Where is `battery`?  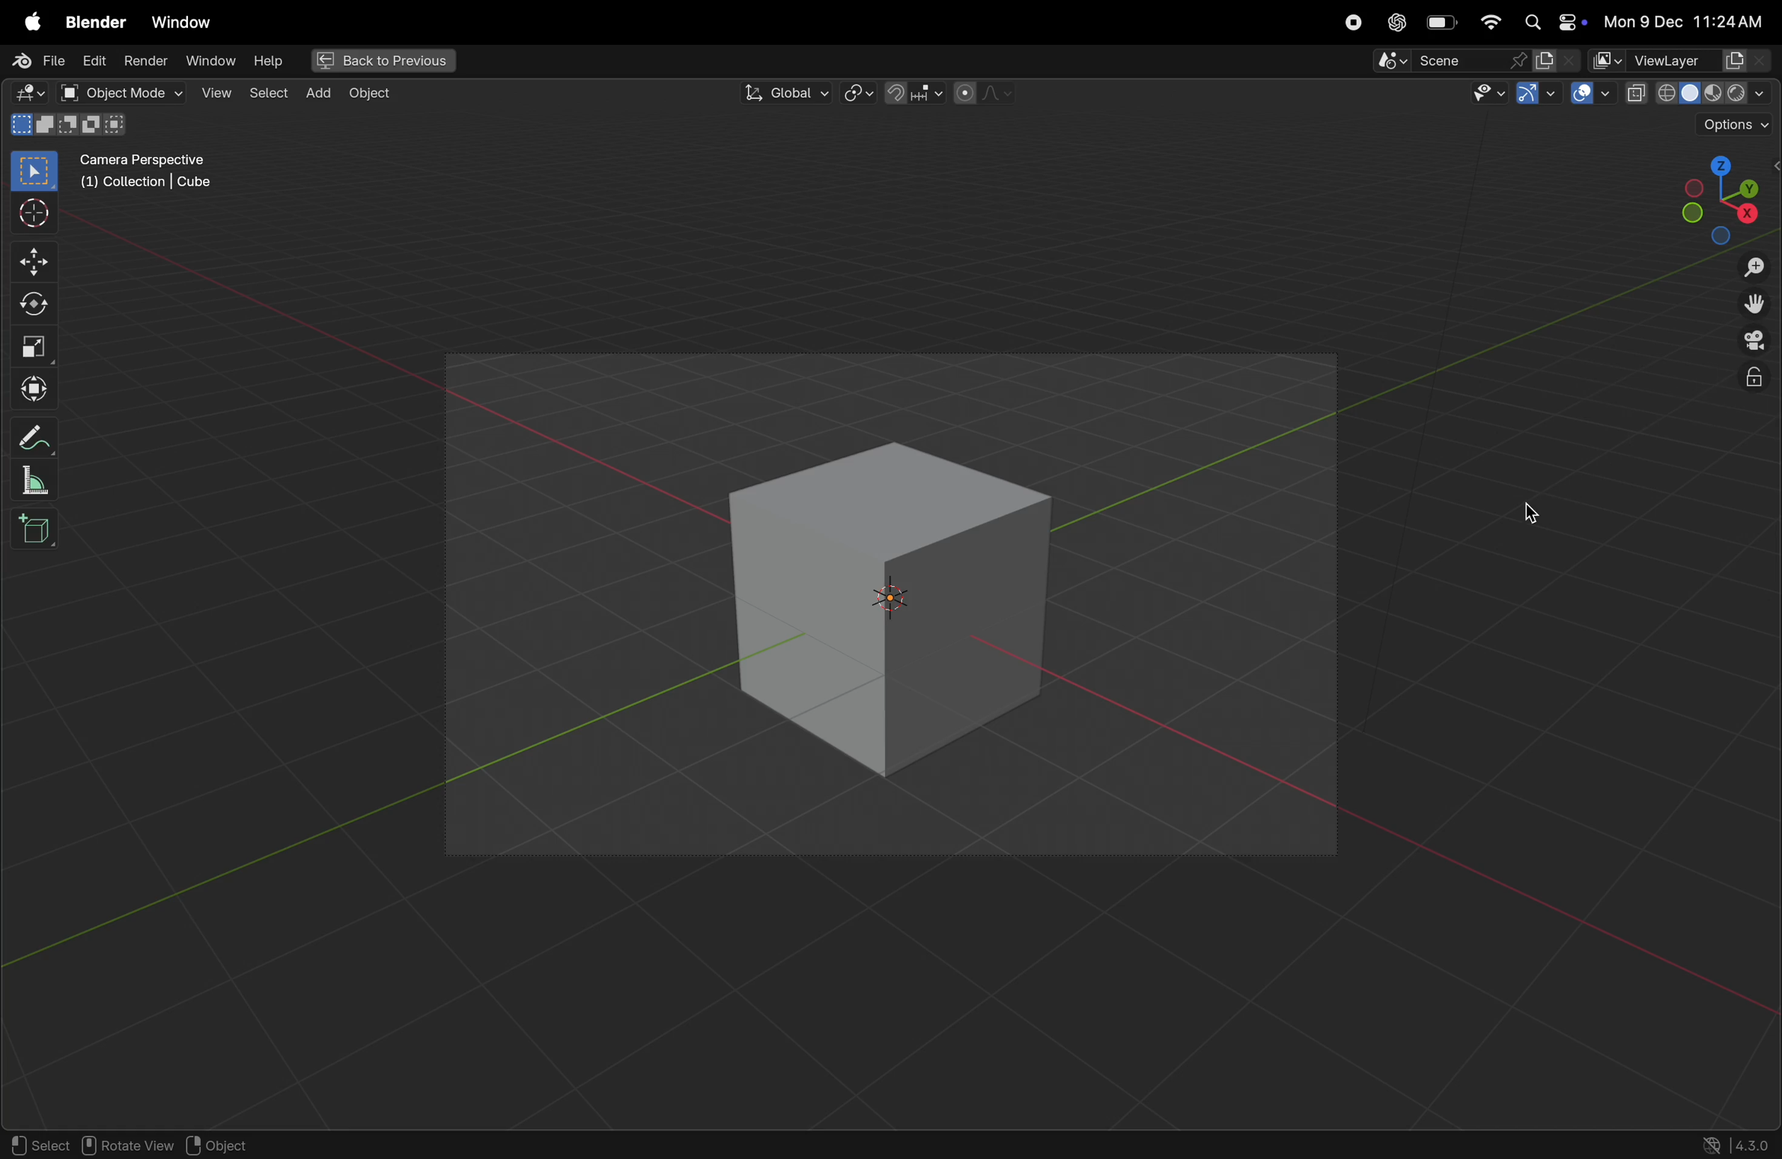 battery is located at coordinates (1444, 22).